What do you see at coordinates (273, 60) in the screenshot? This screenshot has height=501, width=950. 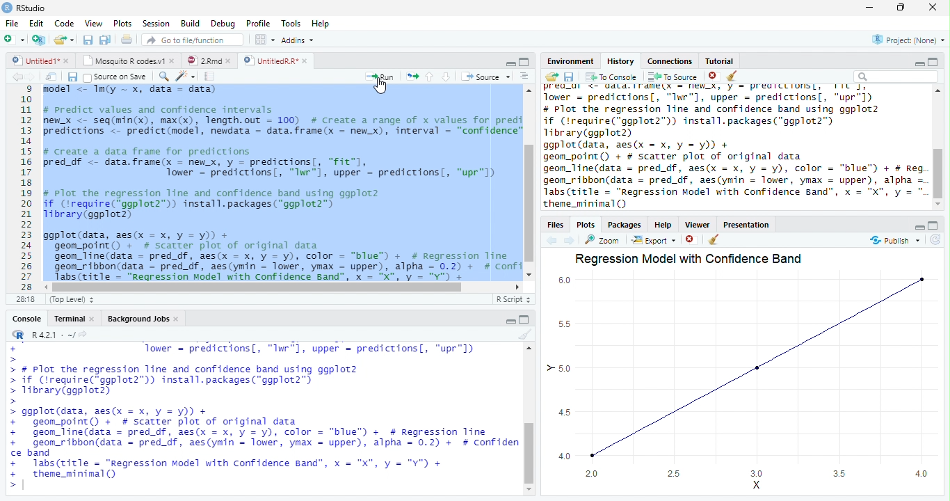 I see `Untitled R` at bounding box center [273, 60].